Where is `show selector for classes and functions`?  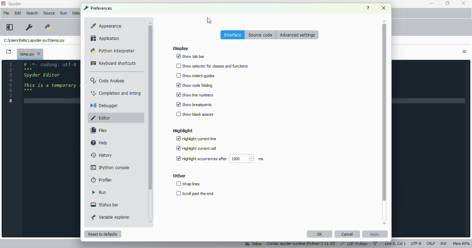 show selector for classes and functions is located at coordinates (212, 66).